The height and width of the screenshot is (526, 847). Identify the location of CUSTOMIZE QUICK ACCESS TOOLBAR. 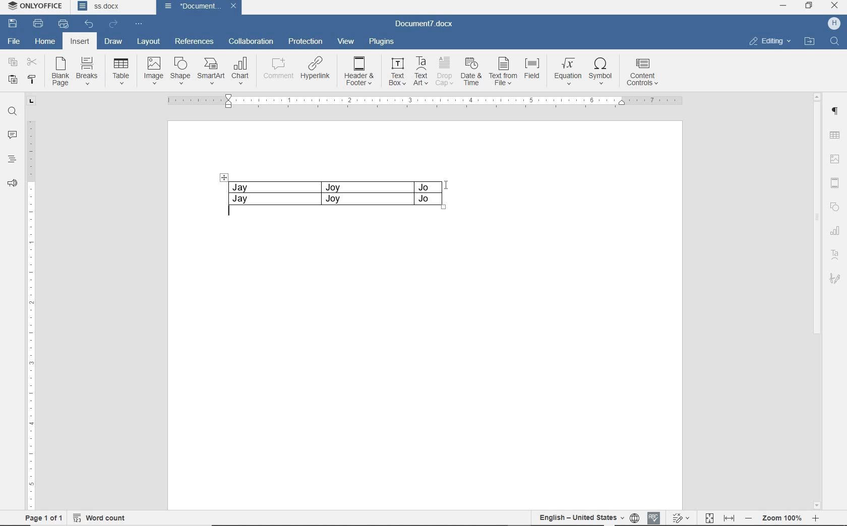
(137, 24).